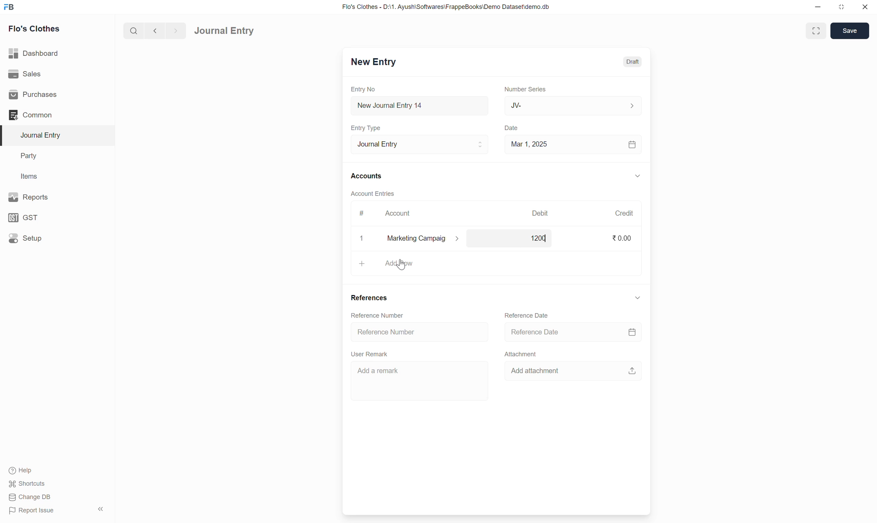  I want to click on Dashboard, so click(34, 53).